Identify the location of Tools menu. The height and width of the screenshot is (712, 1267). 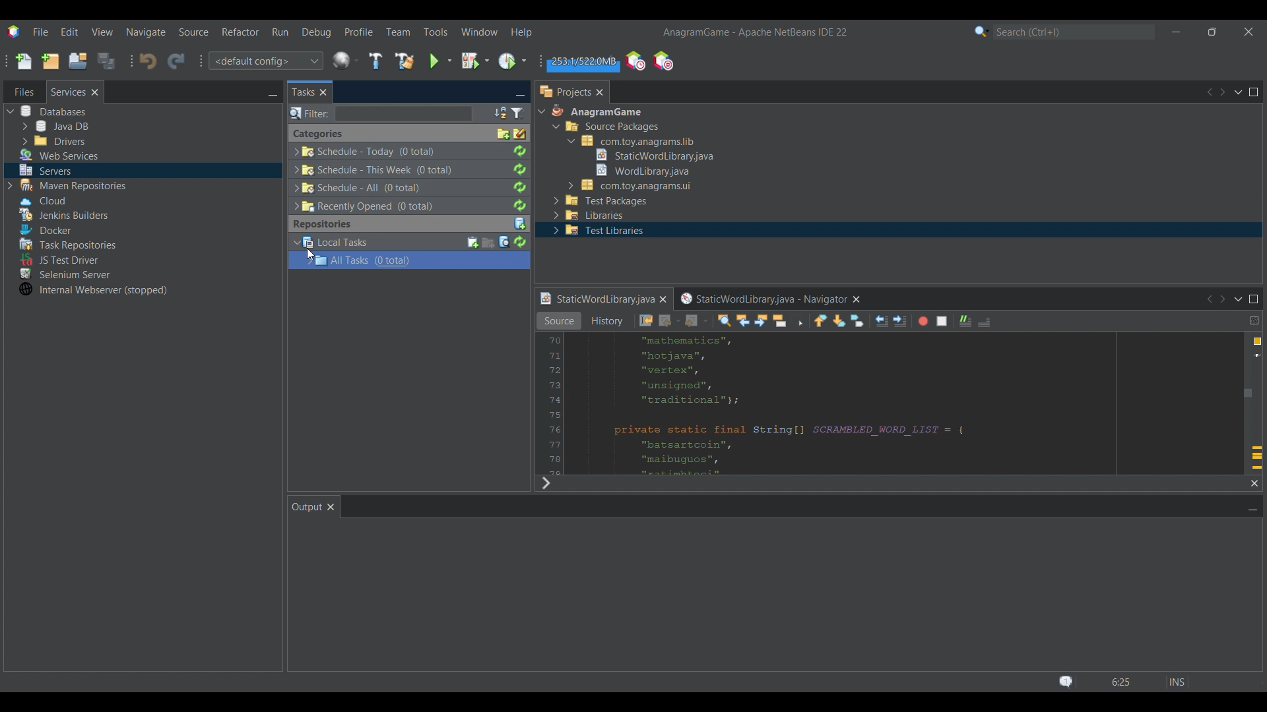
(436, 32).